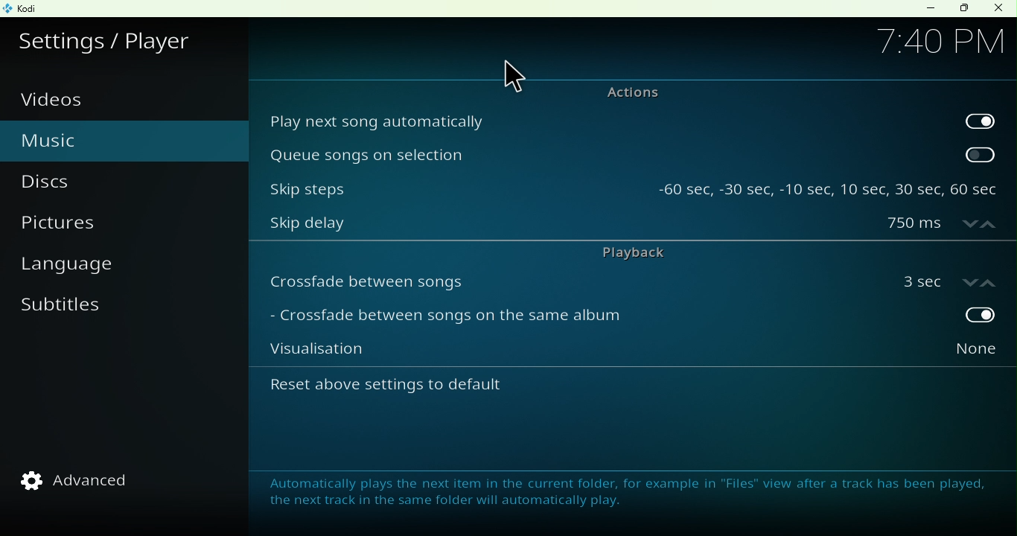  I want to click on Note, so click(621, 491).